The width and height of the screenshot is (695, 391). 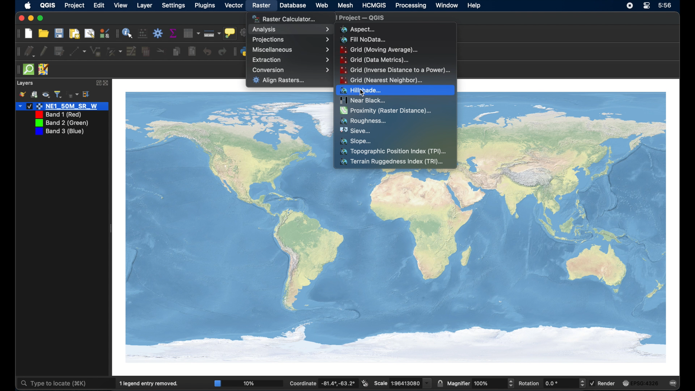 What do you see at coordinates (59, 33) in the screenshot?
I see `save` at bounding box center [59, 33].